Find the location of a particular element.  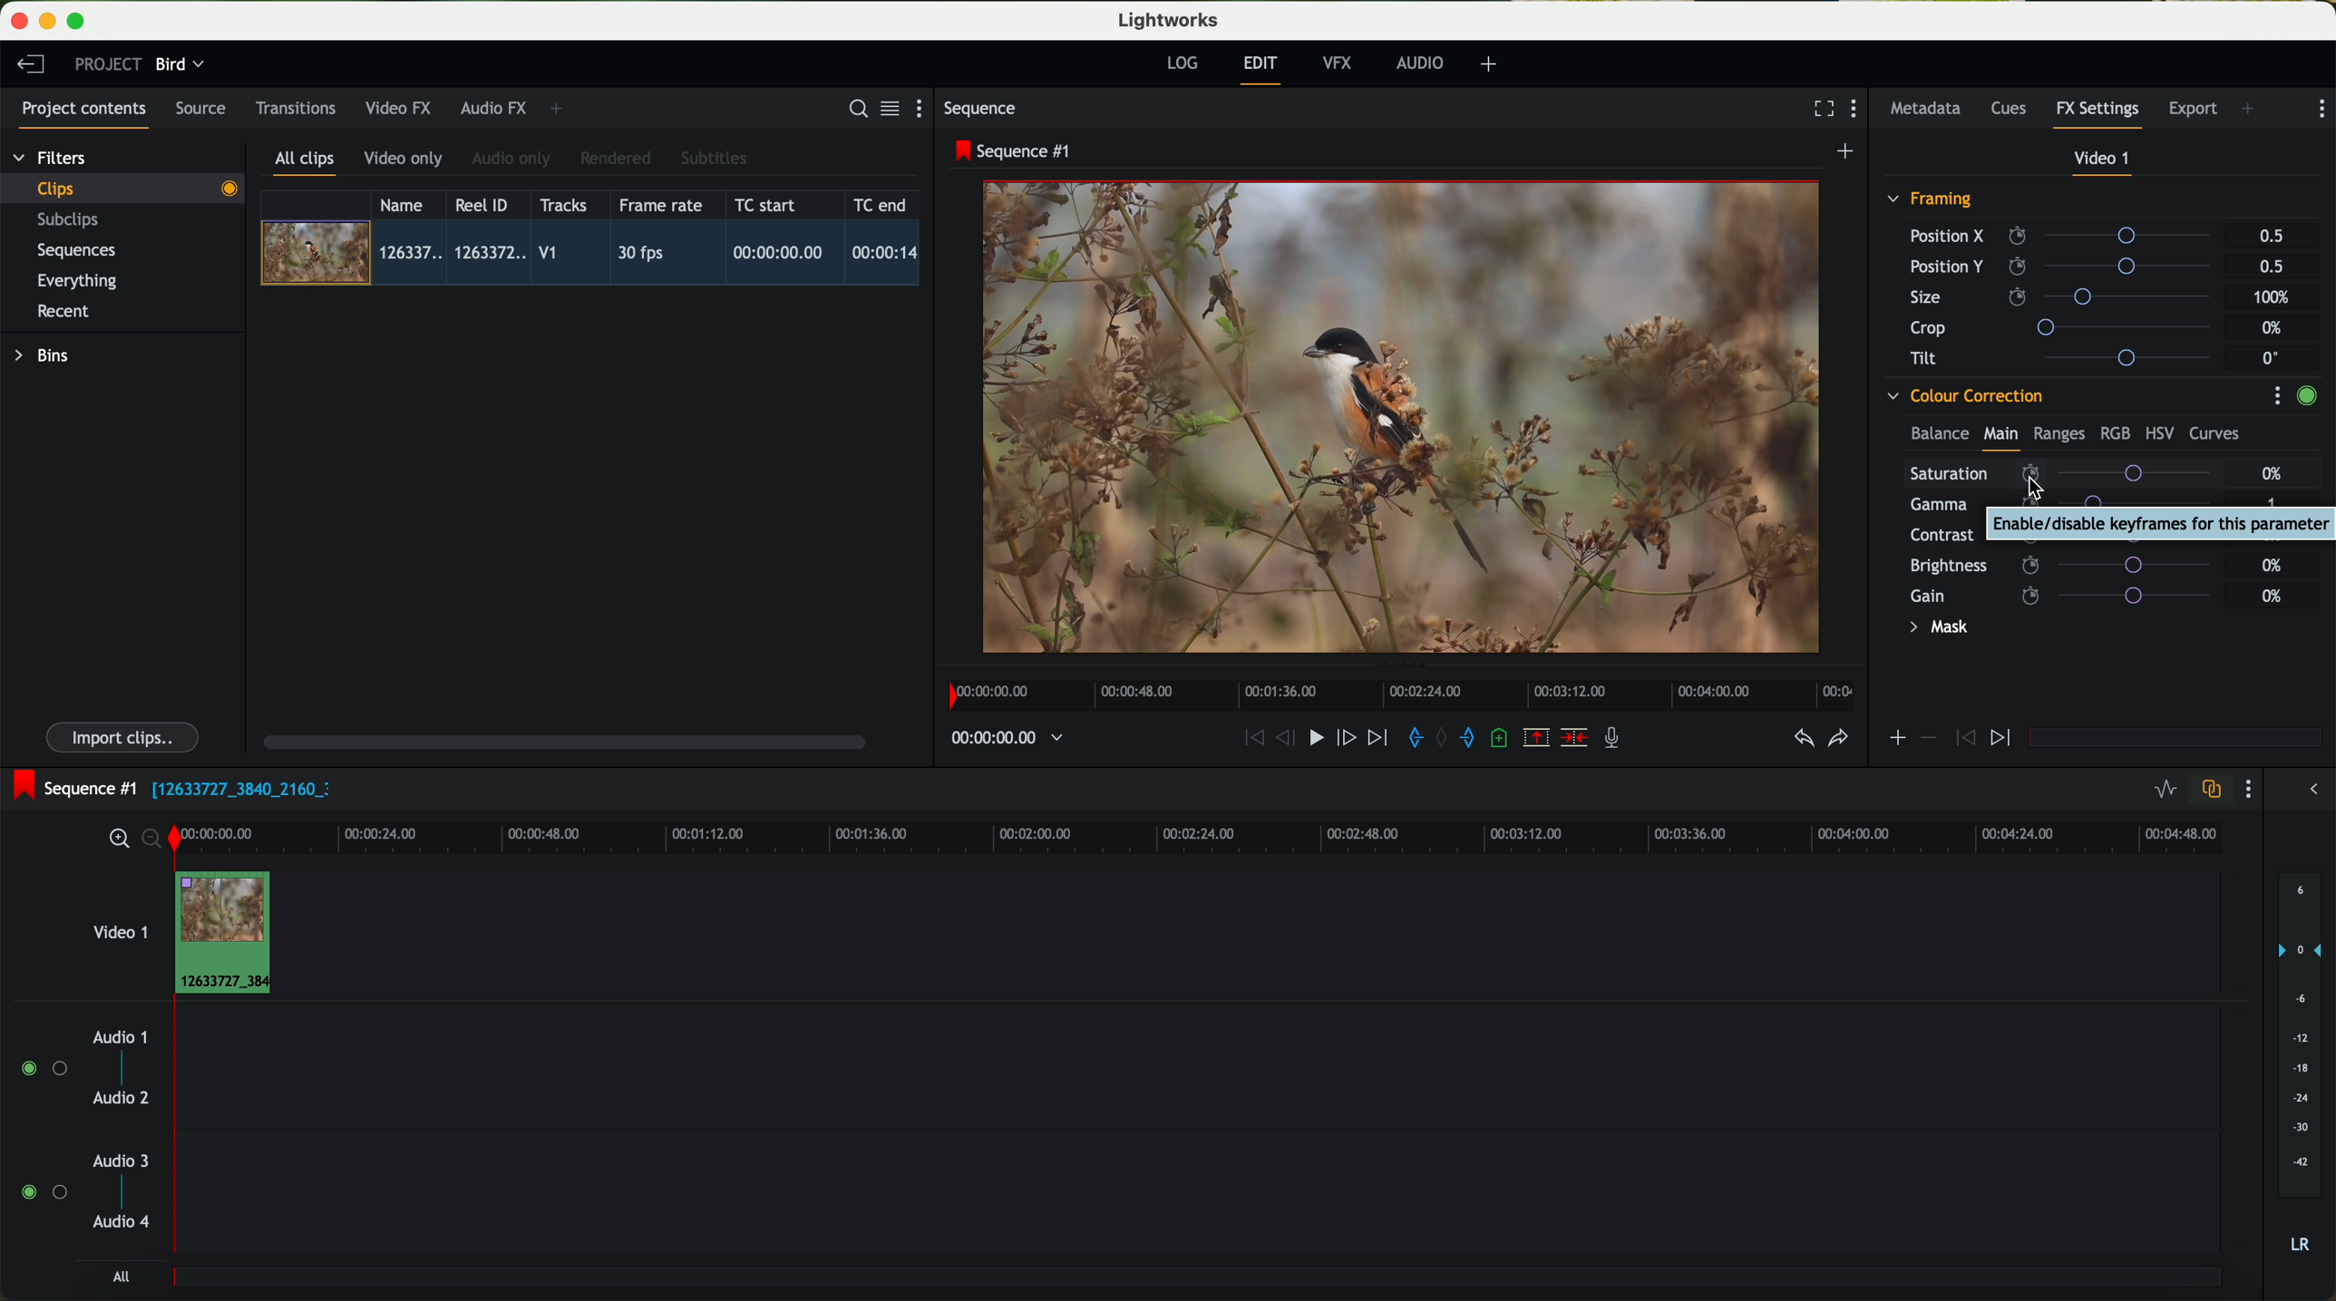

everything is located at coordinates (78, 281).